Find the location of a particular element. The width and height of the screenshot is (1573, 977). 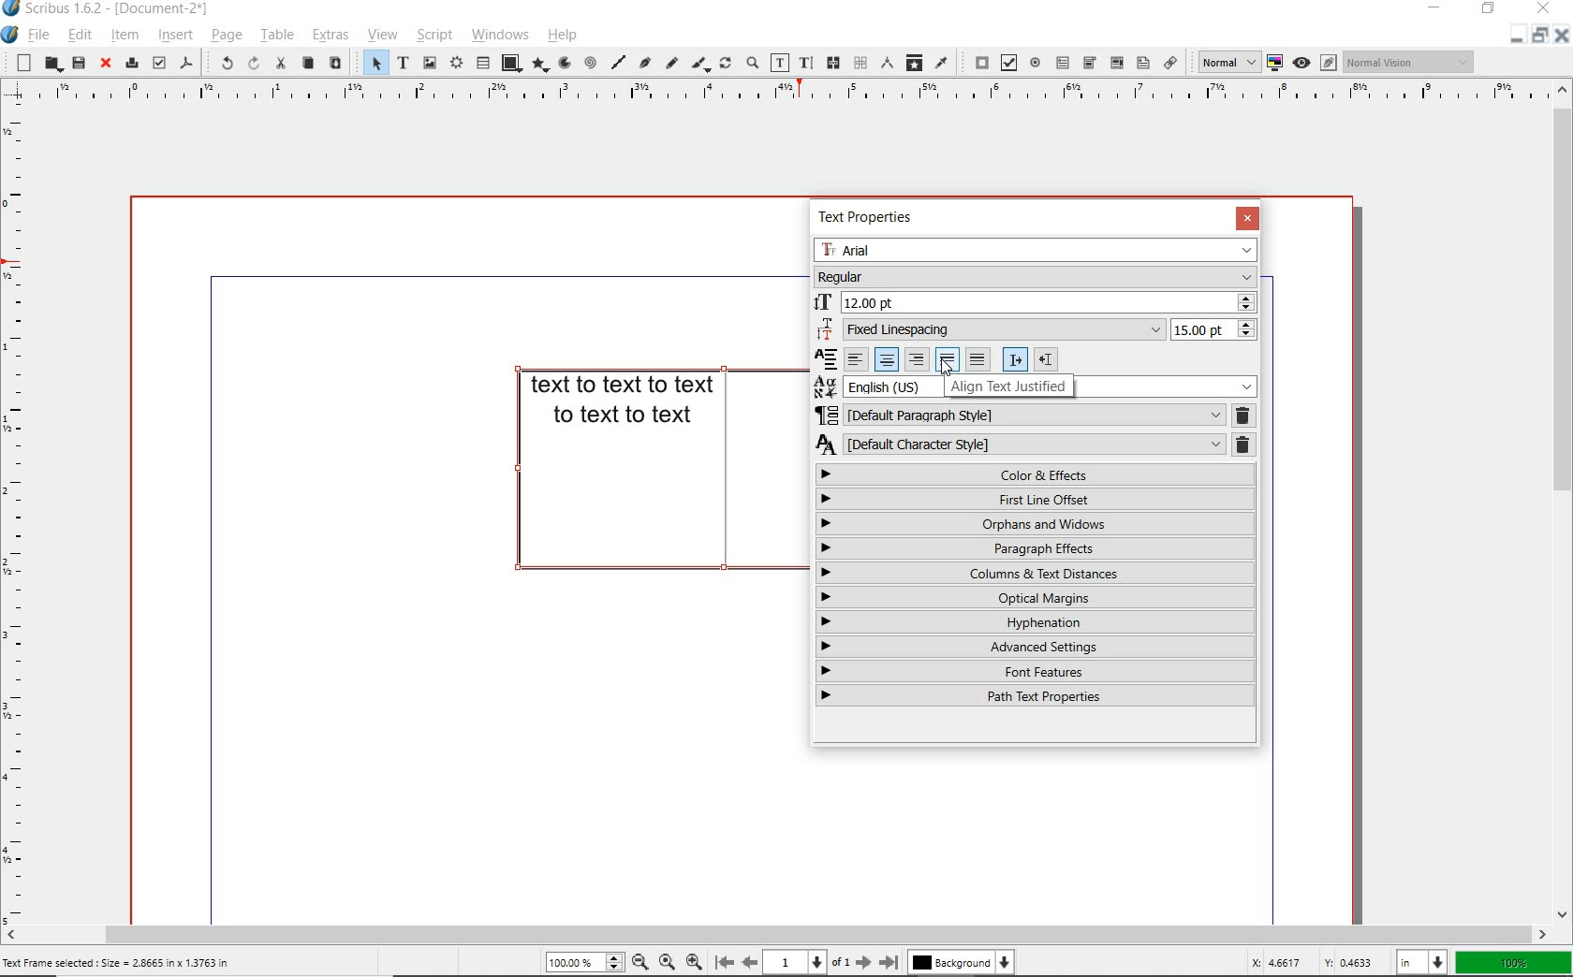

FONT FEATURES is located at coordinates (1037, 671).